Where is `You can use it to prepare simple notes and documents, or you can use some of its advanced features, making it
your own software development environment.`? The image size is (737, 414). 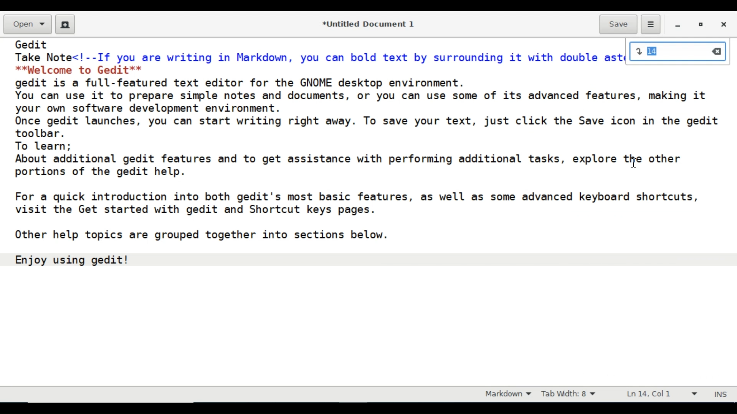 You can use it to prepare simple notes and documents, or you can use some of its advanced features, making it
your own software development environment. is located at coordinates (367, 102).